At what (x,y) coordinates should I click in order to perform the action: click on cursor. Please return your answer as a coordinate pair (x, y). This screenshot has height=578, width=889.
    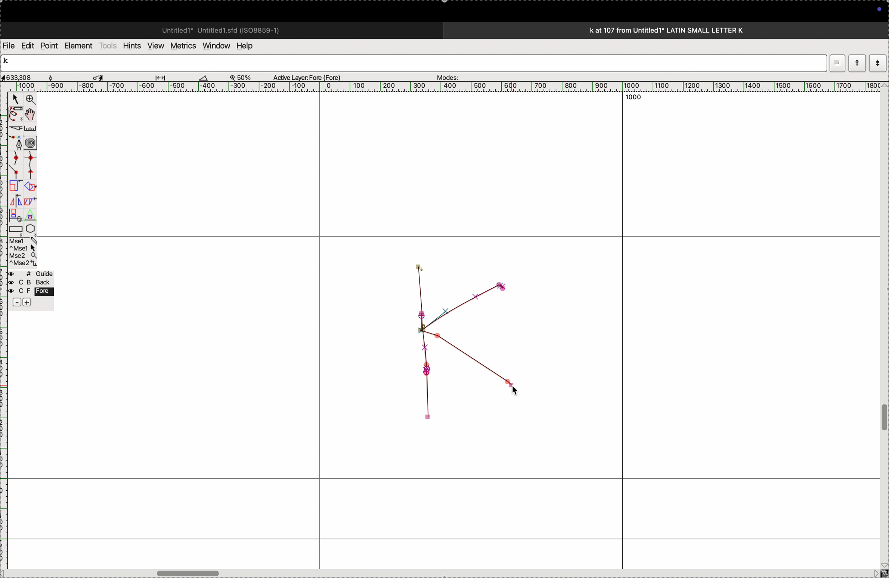
    Looking at the image, I should click on (100, 76).